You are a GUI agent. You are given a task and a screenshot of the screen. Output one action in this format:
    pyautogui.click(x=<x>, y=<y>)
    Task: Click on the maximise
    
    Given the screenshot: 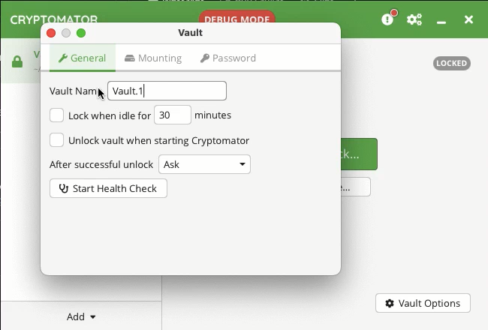 What is the action you would take?
    pyautogui.click(x=81, y=33)
    